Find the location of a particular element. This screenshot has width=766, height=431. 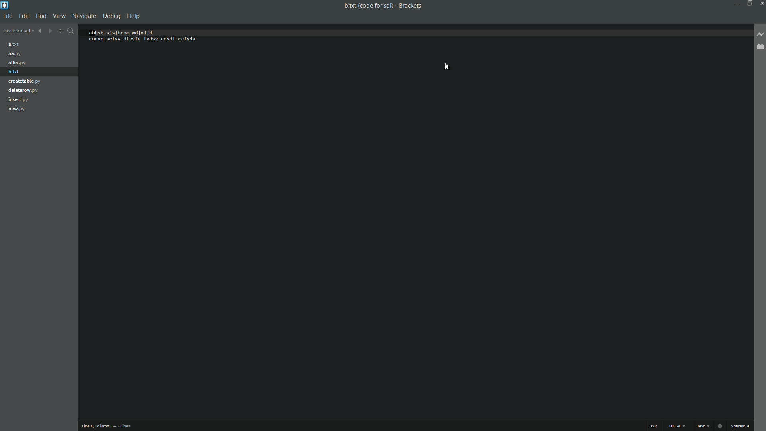

warnings is located at coordinates (719, 425).